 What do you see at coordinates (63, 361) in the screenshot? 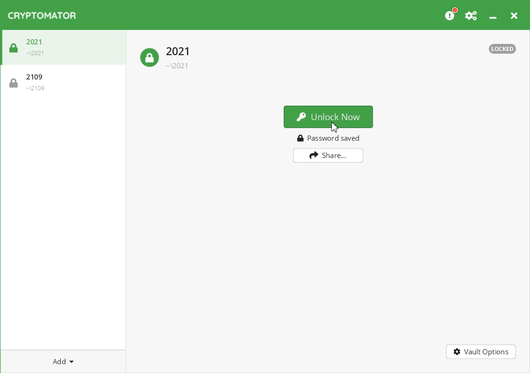
I see `Add` at bounding box center [63, 361].